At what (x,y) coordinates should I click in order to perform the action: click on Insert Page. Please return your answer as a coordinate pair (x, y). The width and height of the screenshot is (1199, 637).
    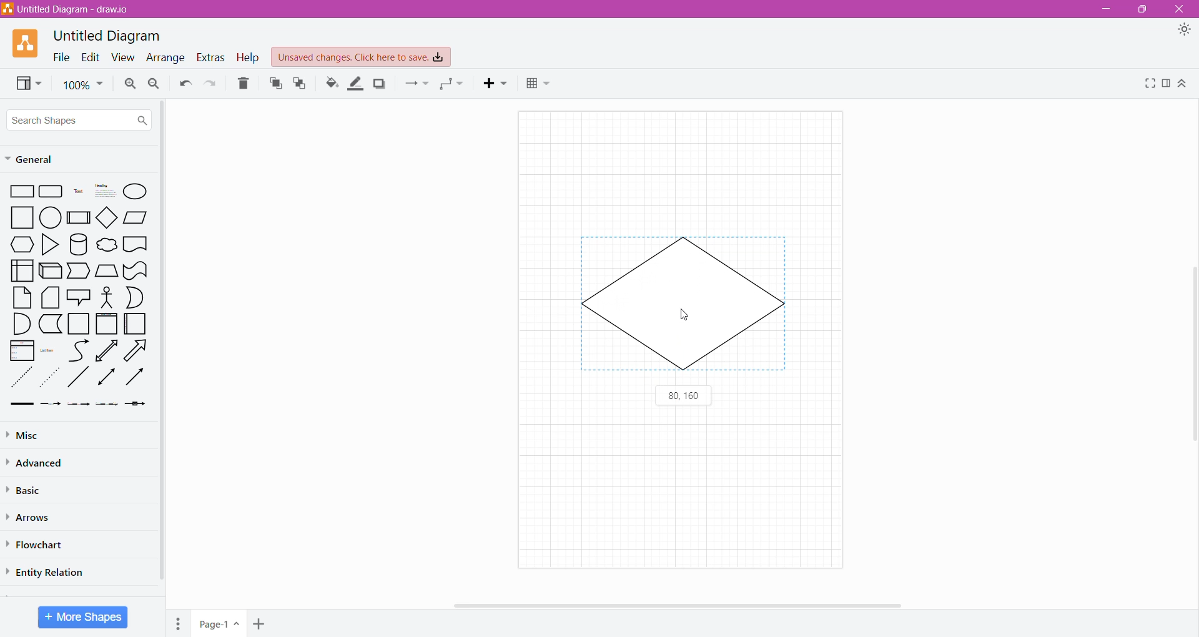
    Looking at the image, I should click on (260, 623).